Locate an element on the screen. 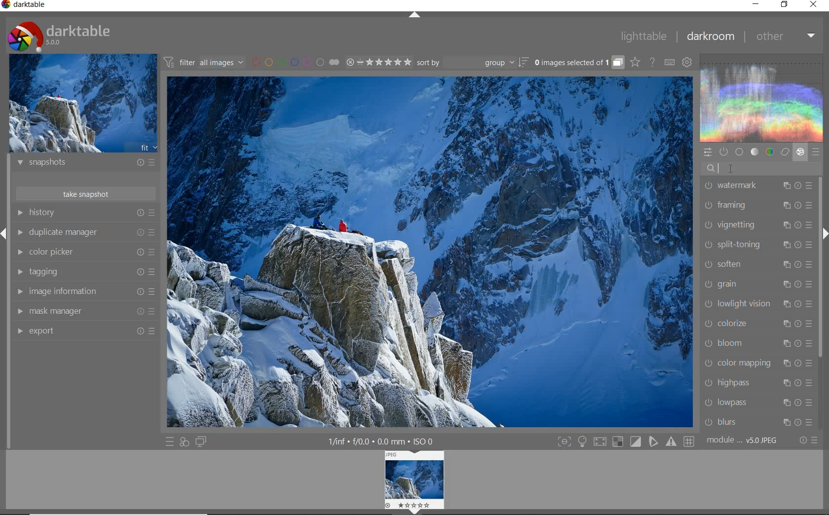 This screenshot has height=515, width=829. close is located at coordinates (814, 5).